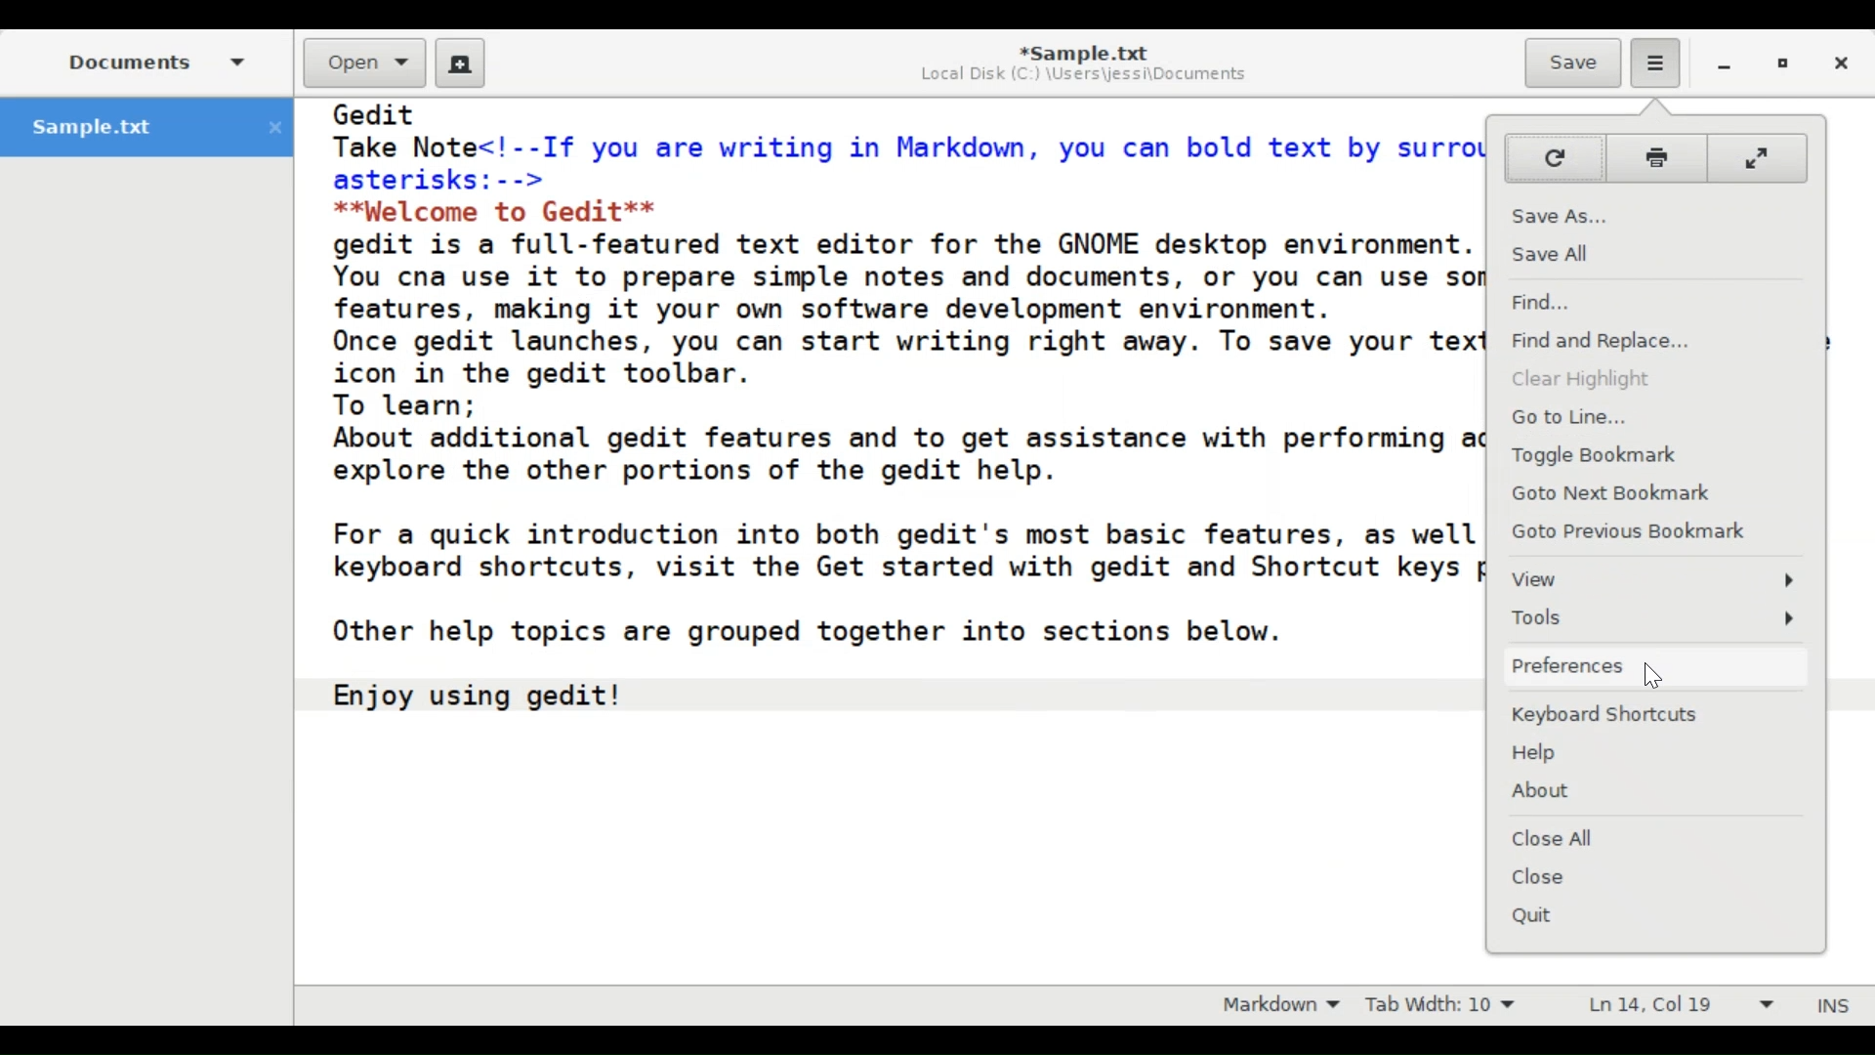 This screenshot has height=1055, width=1875. What do you see at coordinates (146, 128) in the screenshot?
I see `Sample.txt` at bounding box center [146, 128].